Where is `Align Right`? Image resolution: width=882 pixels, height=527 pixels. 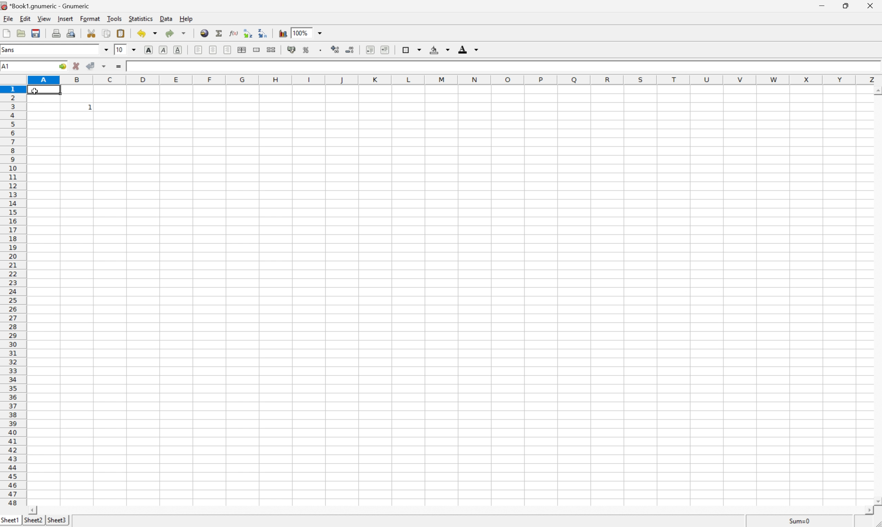 Align Right is located at coordinates (227, 49).